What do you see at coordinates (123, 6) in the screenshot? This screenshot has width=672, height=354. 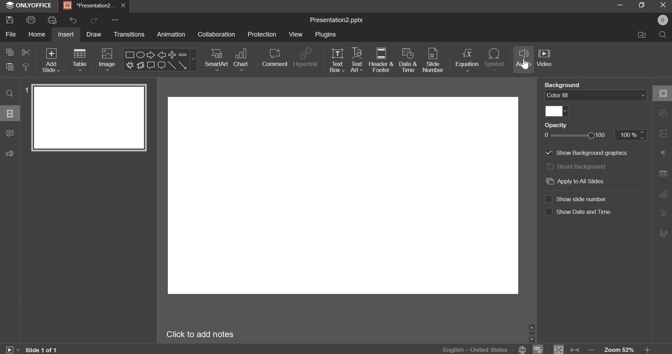 I see `close` at bounding box center [123, 6].